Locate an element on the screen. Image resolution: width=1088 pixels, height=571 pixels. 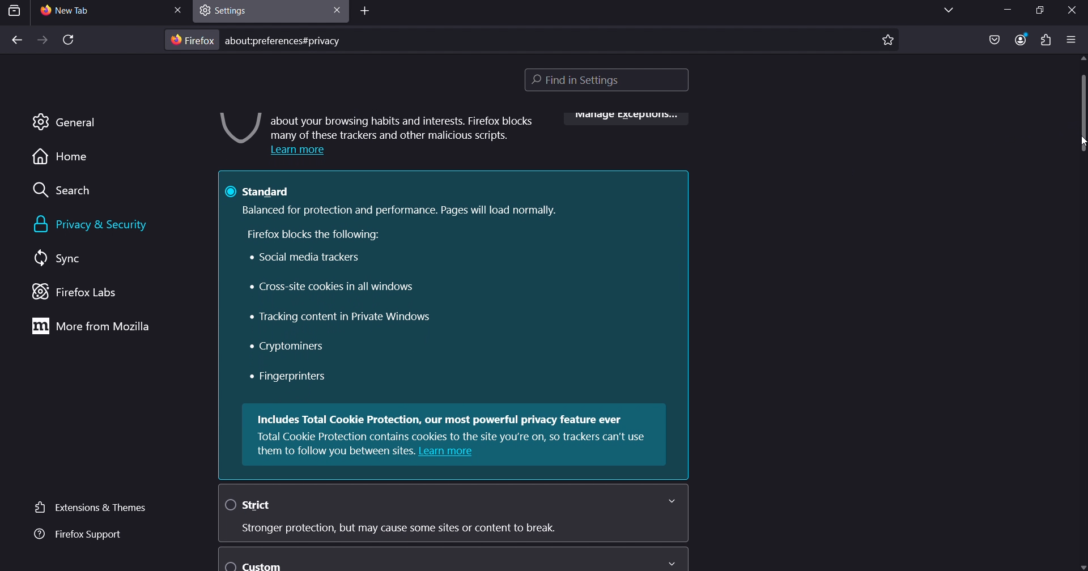
home is located at coordinates (59, 160).